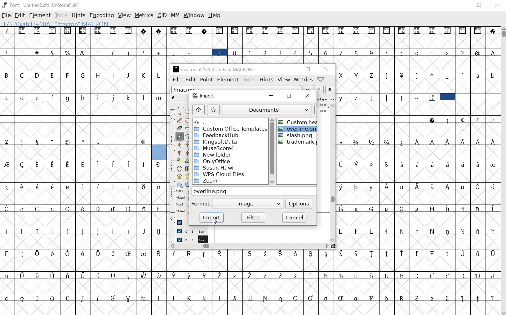  I want to click on ^, so click(433, 75).